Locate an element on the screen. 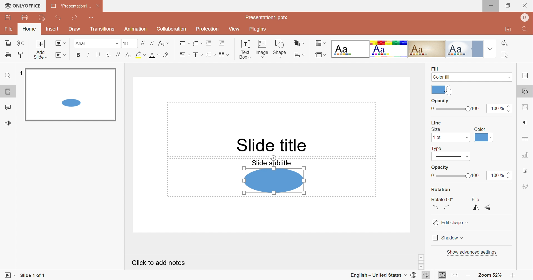 This screenshot has width=533, height=280. Select all is located at coordinates (505, 54).